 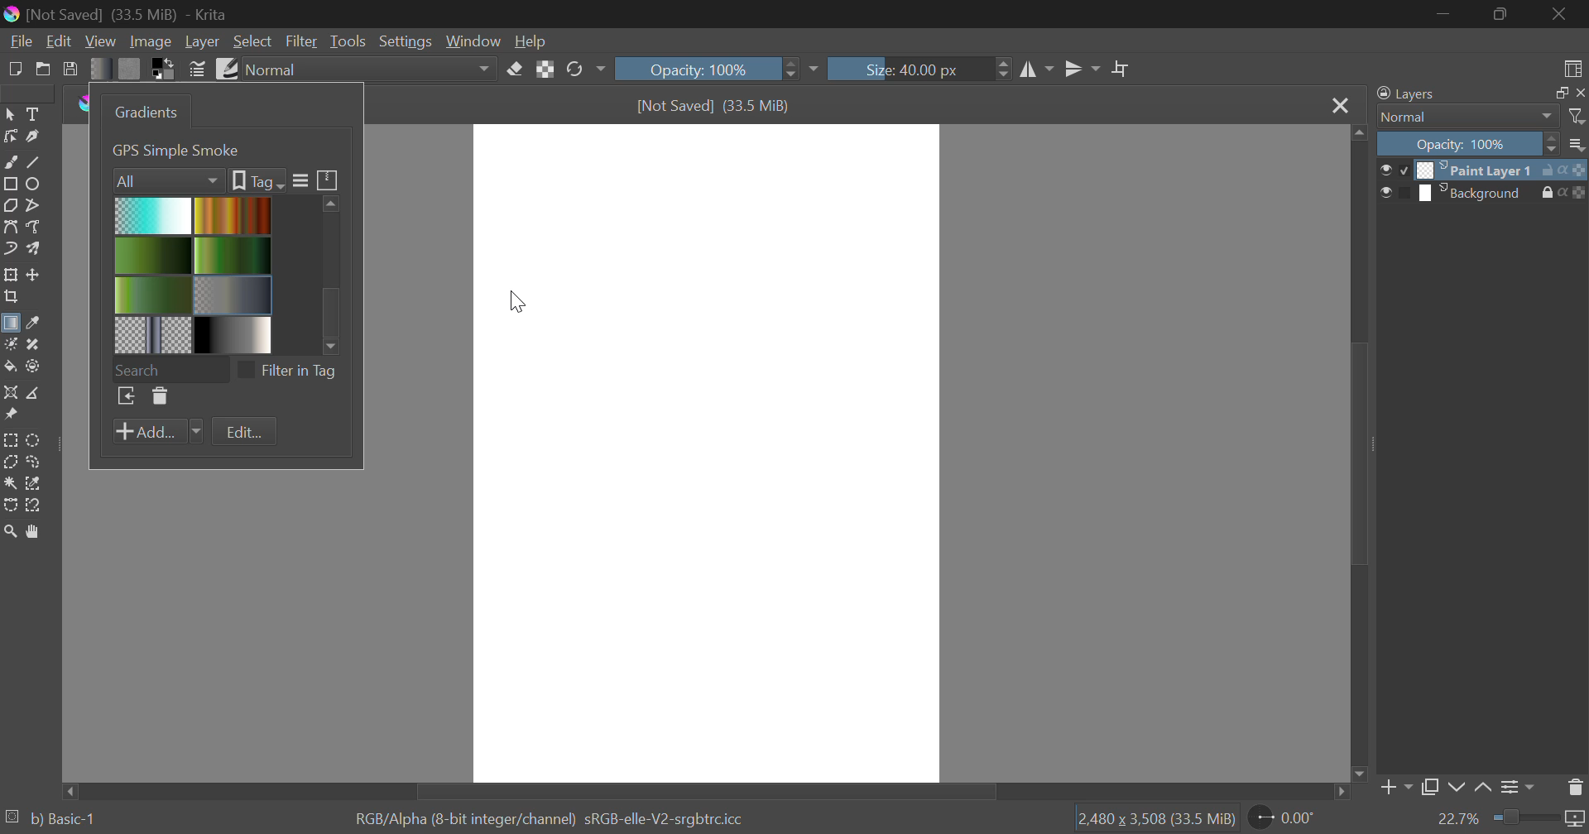 What do you see at coordinates (12, 441) in the screenshot?
I see `Rectangular Selection` at bounding box center [12, 441].